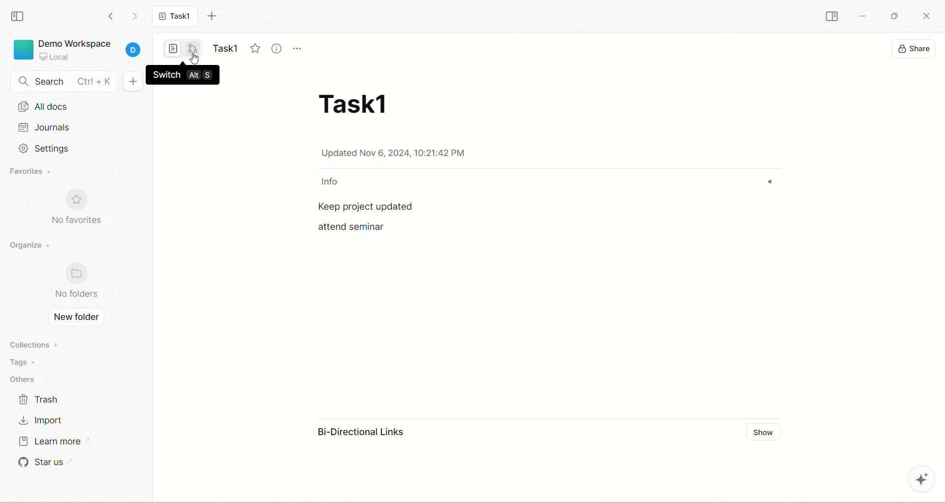 The image size is (945, 503). I want to click on others, so click(26, 377).